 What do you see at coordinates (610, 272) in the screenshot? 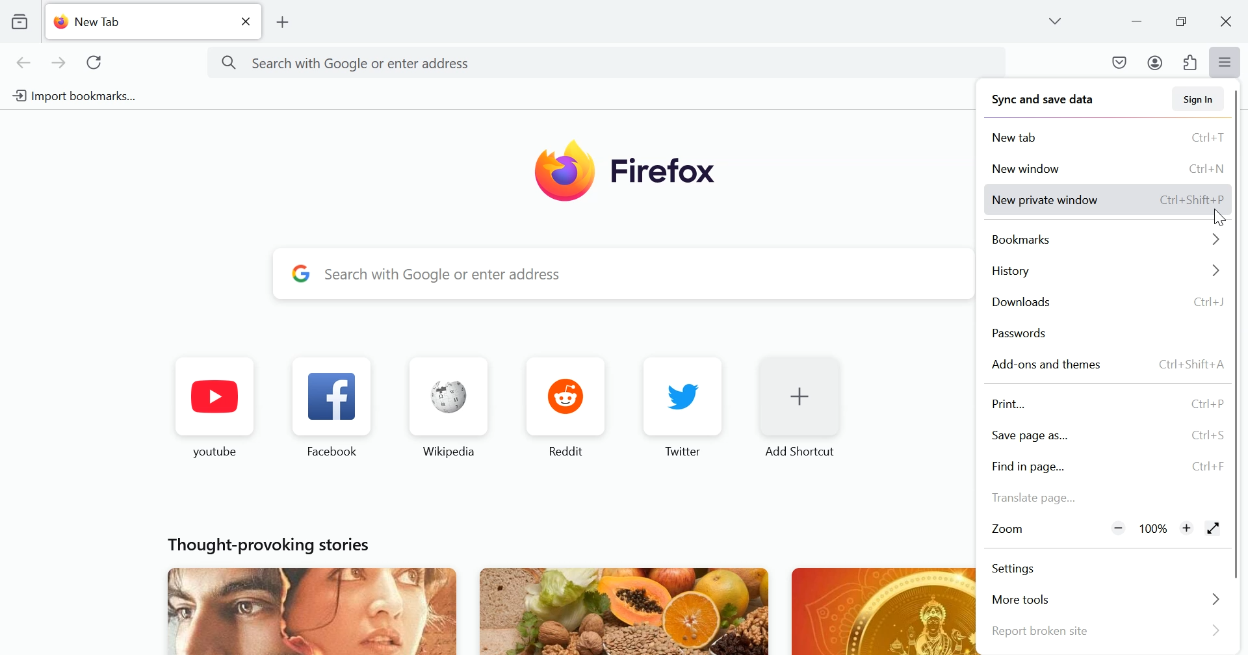
I see `Search with Google or enter address` at bounding box center [610, 272].